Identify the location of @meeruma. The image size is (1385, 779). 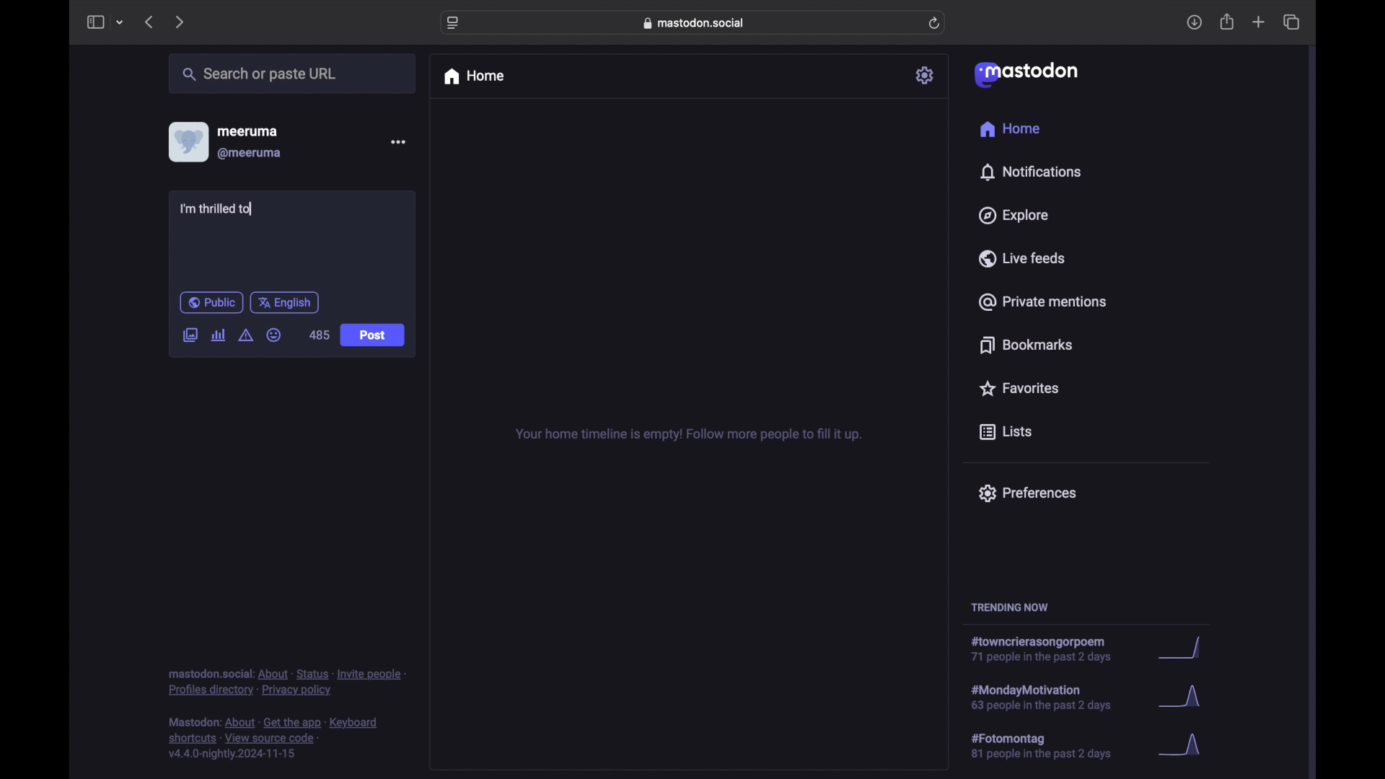
(251, 154).